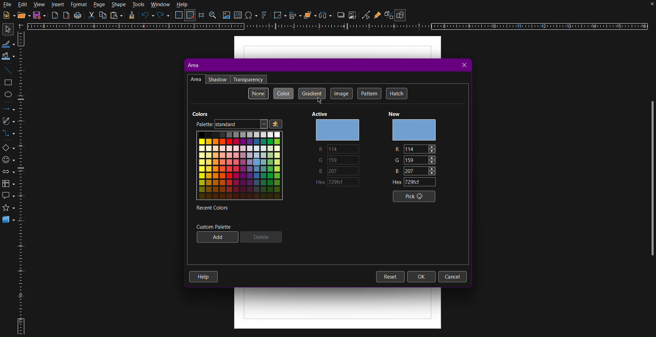  I want to click on close, so click(645, 7).